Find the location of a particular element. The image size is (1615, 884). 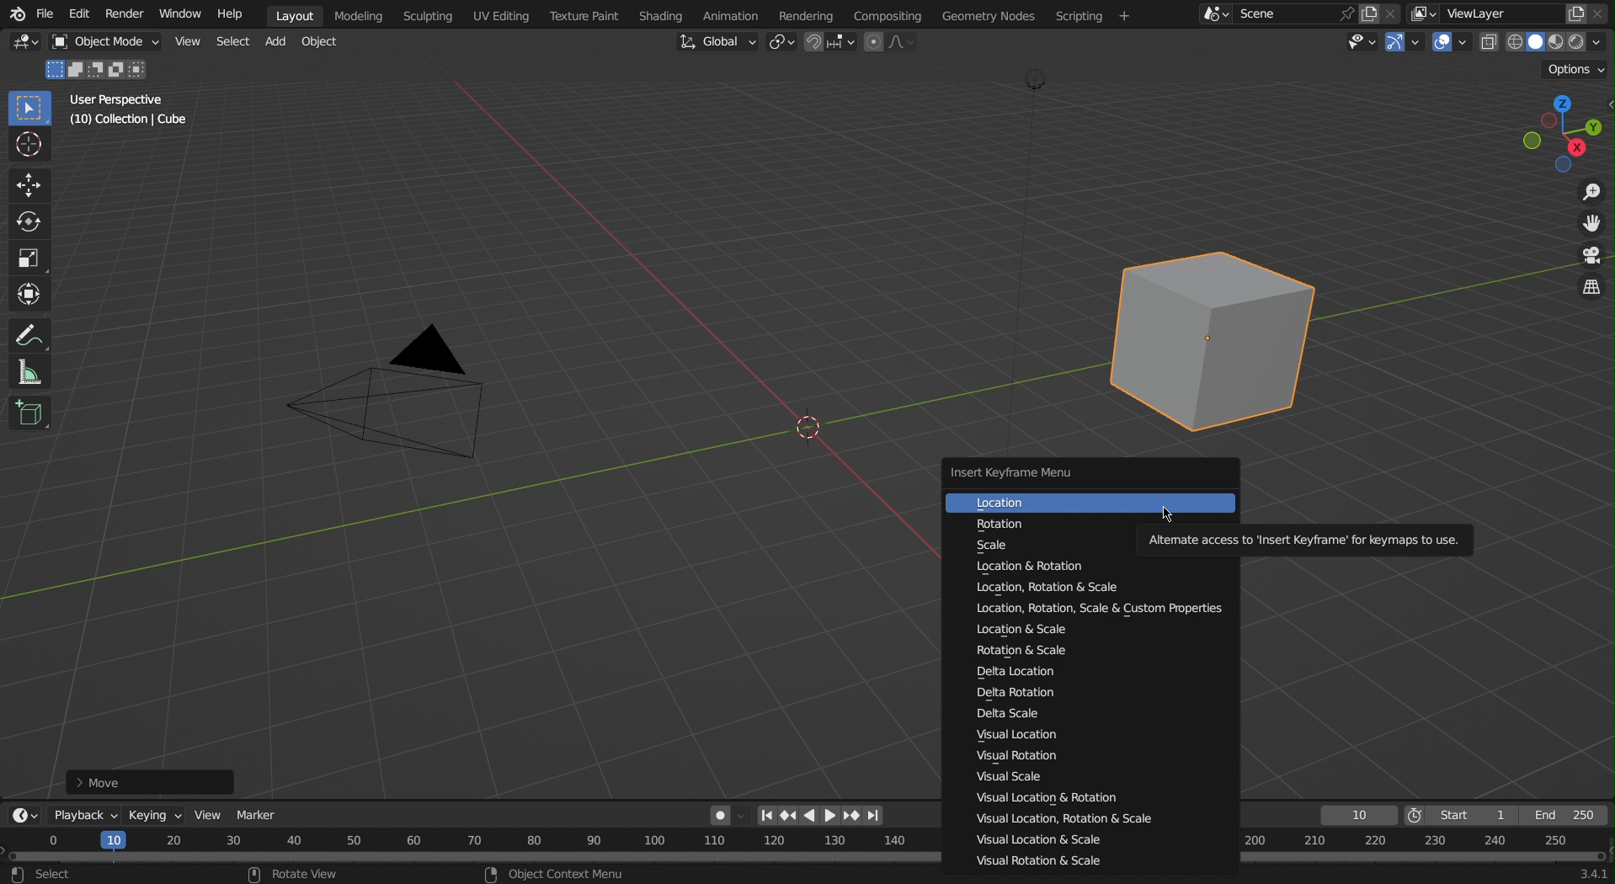

First page is located at coordinates (766, 815).